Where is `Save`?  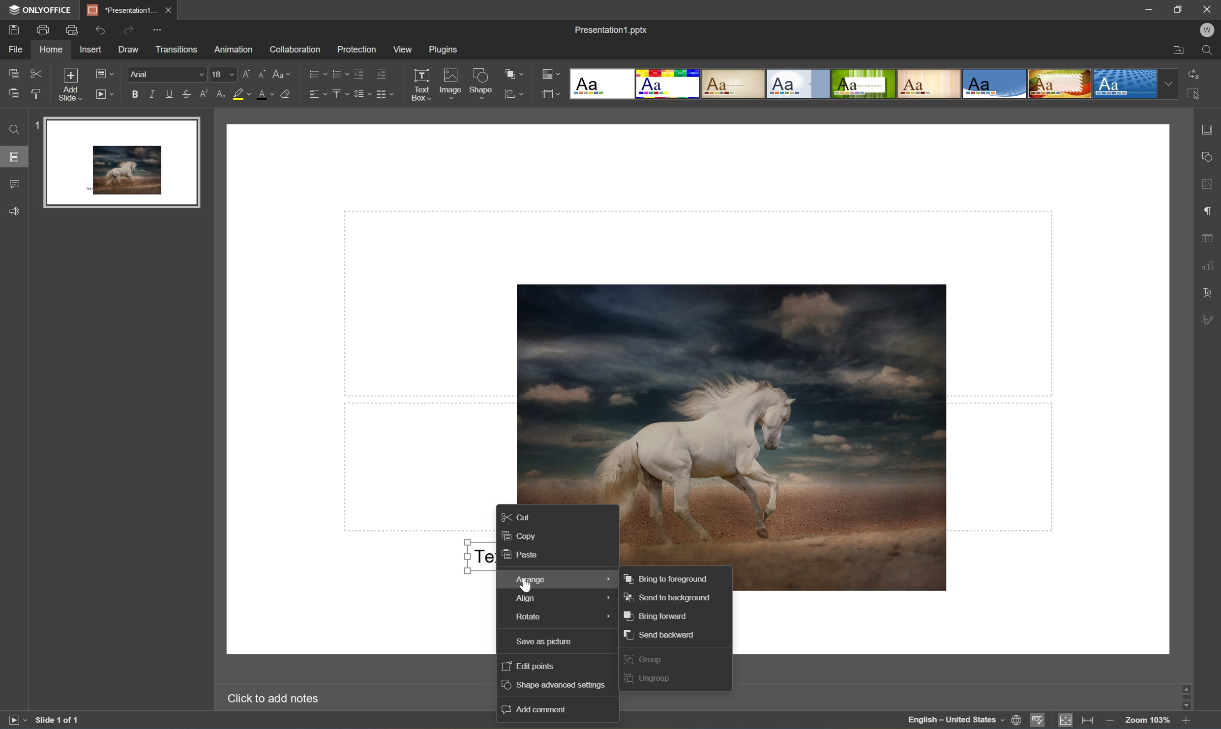 Save is located at coordinates (14, 30).